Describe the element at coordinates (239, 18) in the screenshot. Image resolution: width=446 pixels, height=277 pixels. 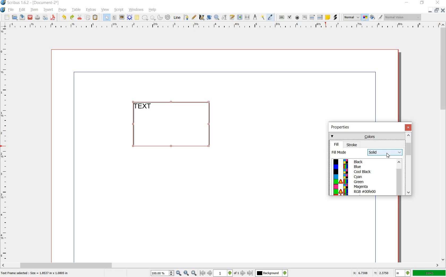
I see `link text frame` at that location.